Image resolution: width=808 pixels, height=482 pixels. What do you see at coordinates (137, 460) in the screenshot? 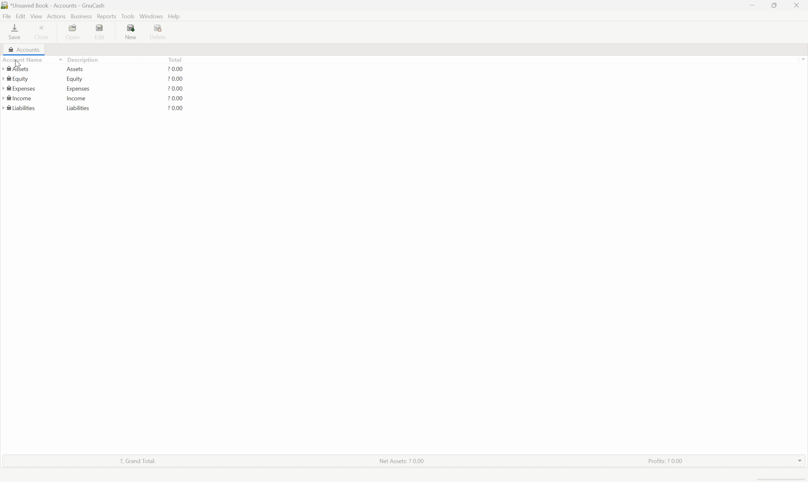
I see `? Grand total` at bounding box center [137, 460].